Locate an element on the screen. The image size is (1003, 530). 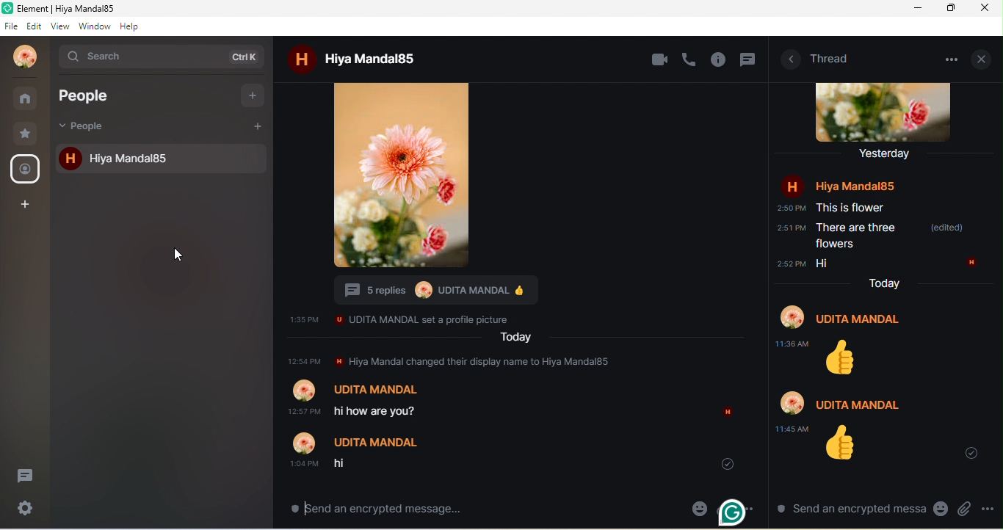
view is located at coordinates (60, 26).